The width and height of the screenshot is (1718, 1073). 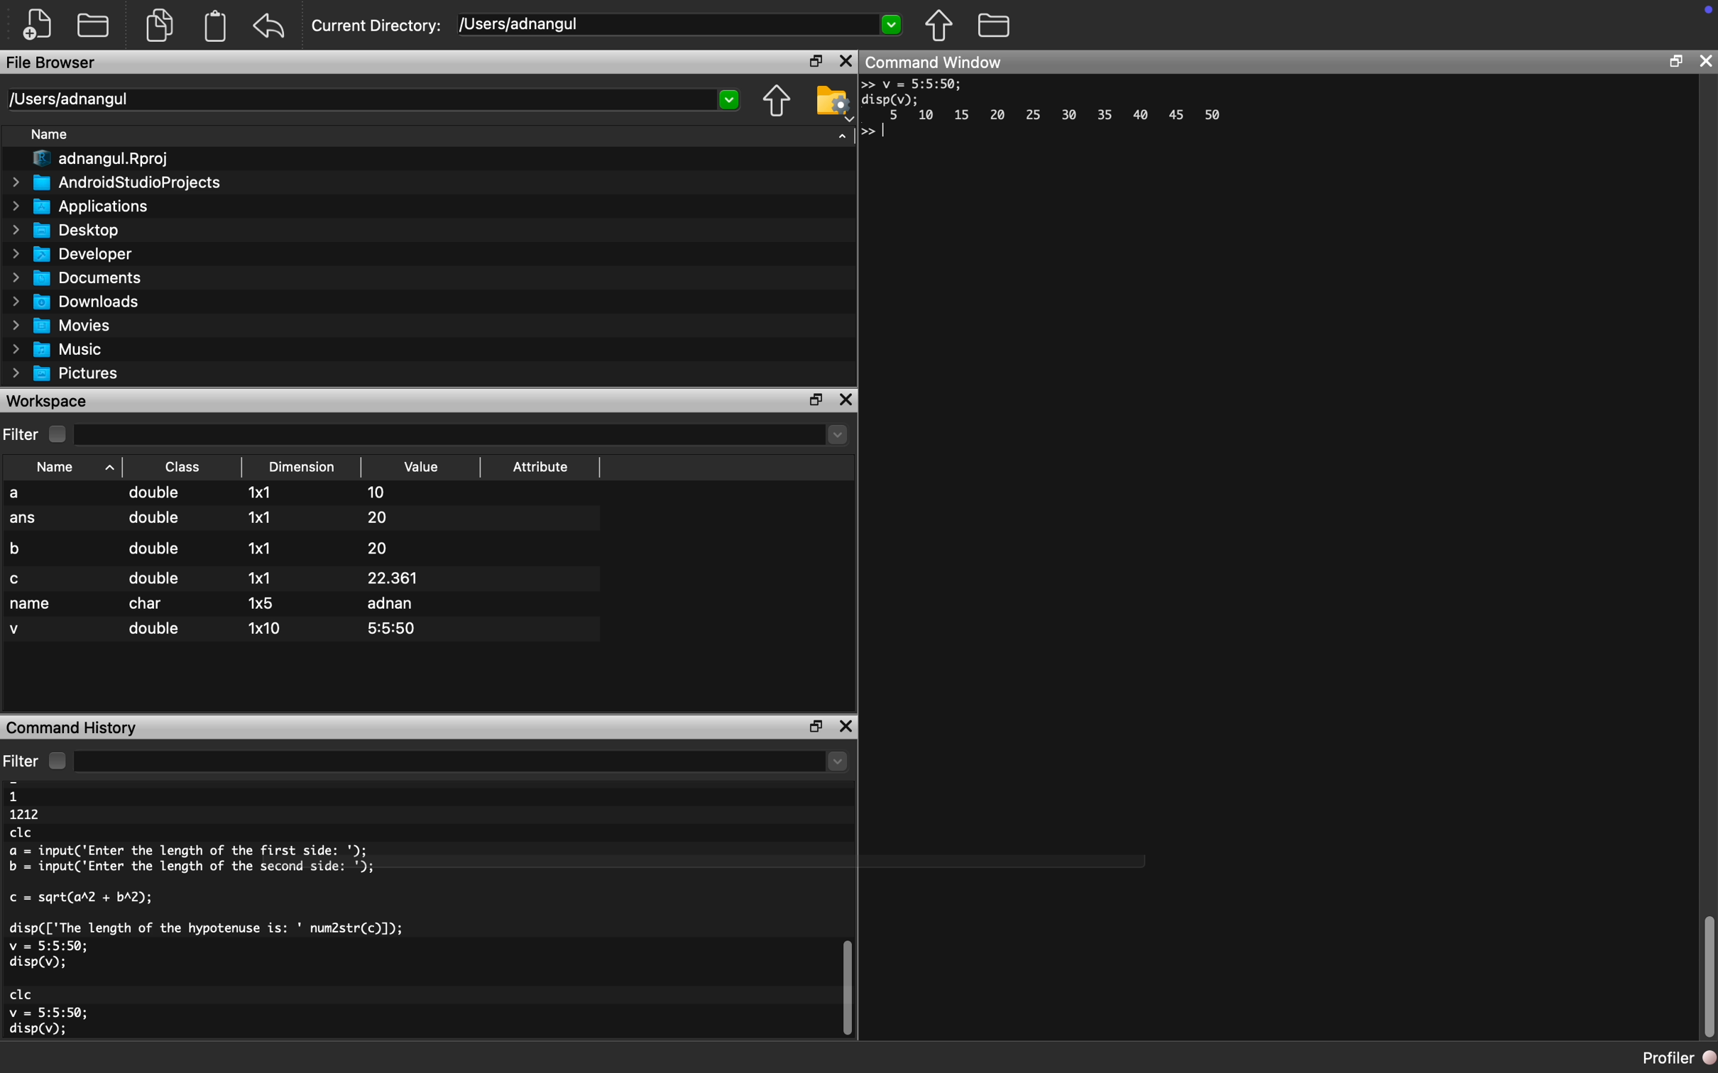 What do you see at coordinates (263, 518) in the screenshot?
I see `1x1` at bounding box center [263, 518].